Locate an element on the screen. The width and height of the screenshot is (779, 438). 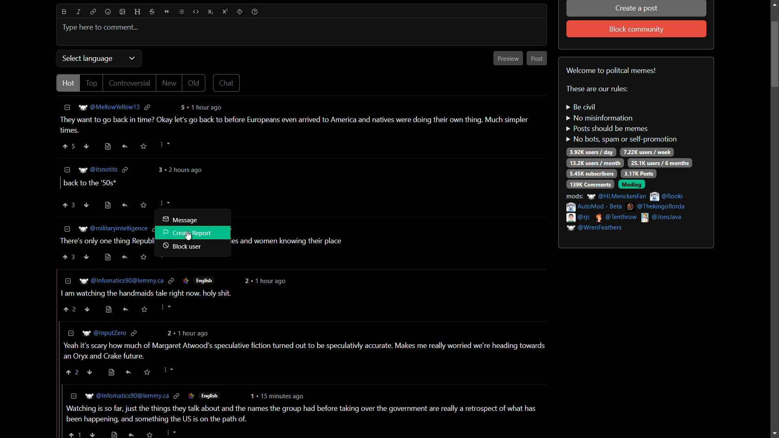
emoji is located at coordinates (108, 12).